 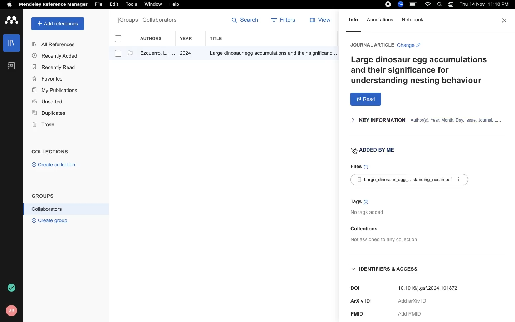 I want to click on close, so click(x=505, y=20).